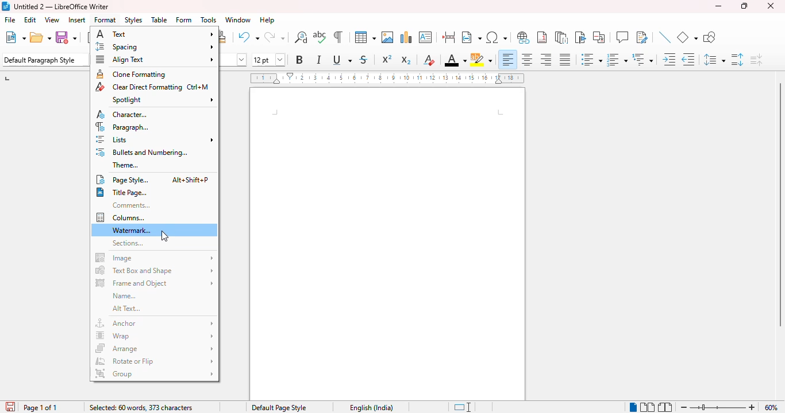 This screenshot has height=413, width=785. What do you see at coordinates (710, 37) in the screenshot?
I see `show draw functions` at bounding box center [710, 37].